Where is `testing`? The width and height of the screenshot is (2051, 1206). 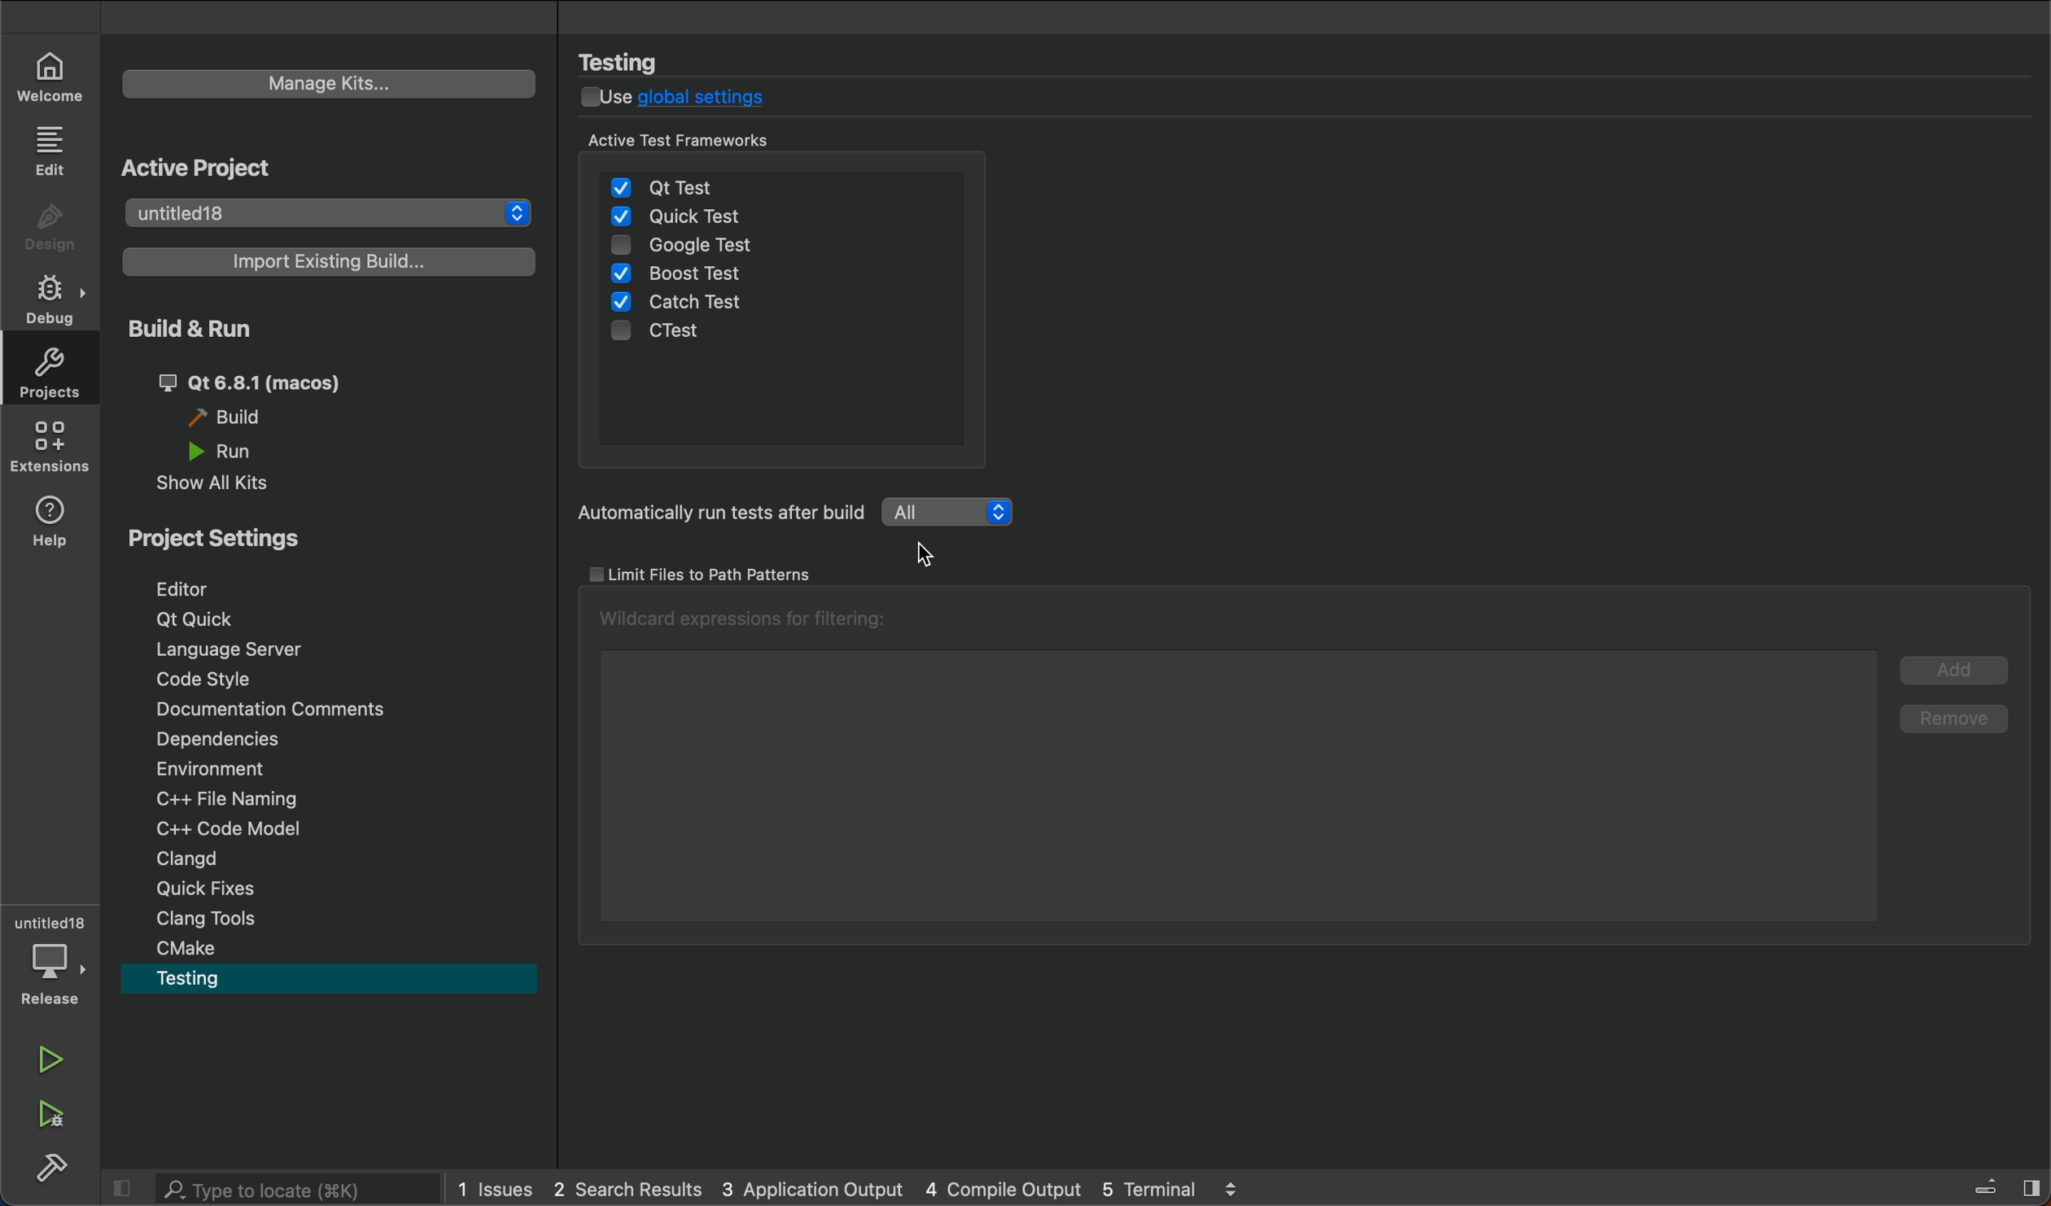 testing is located at coordinates (636, 61).